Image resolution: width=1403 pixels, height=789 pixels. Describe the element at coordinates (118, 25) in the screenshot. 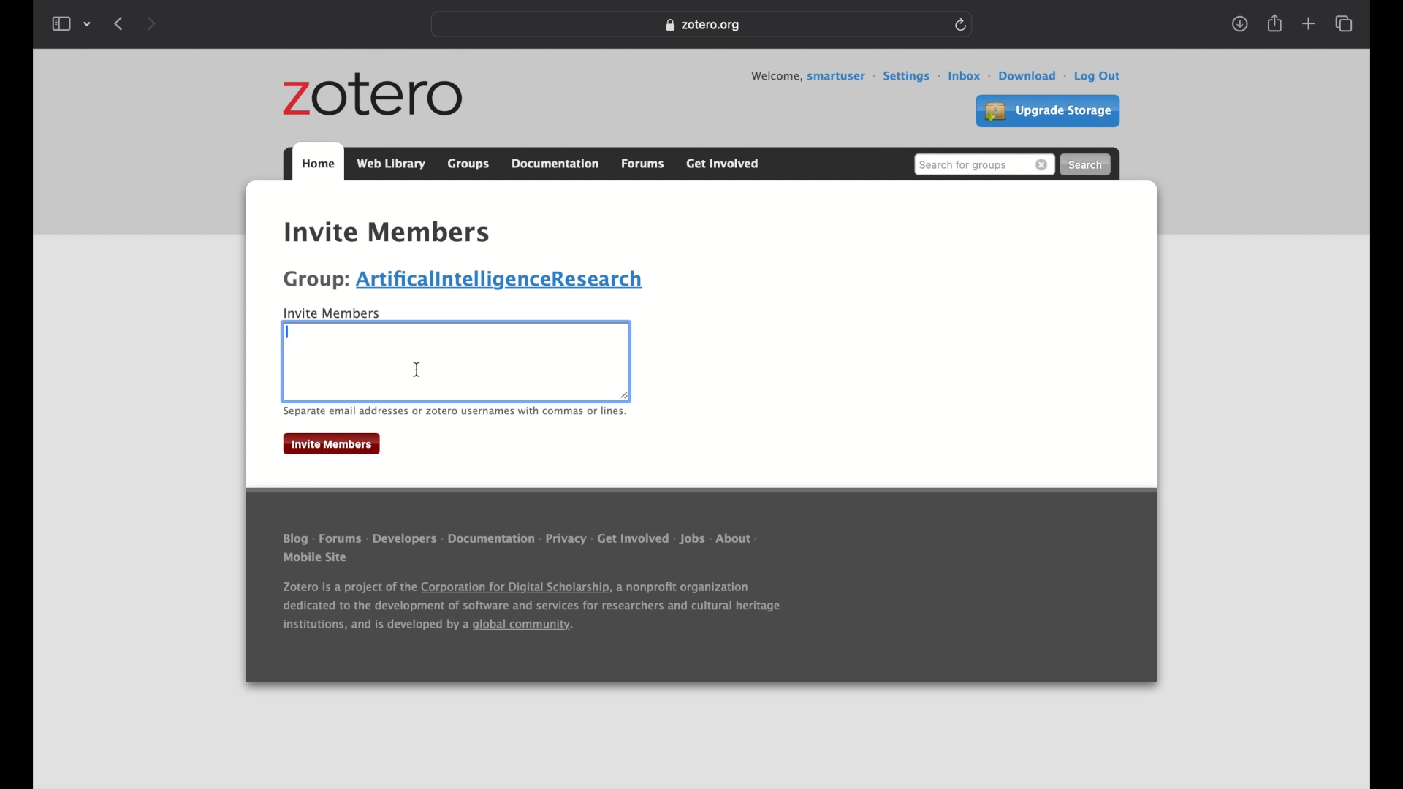

I see `previous` at that location.